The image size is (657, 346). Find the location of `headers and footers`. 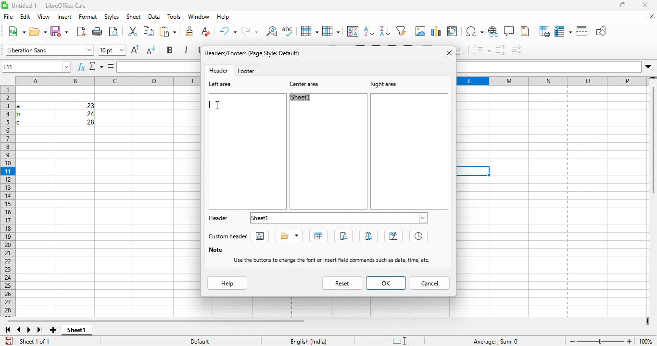

headers and footers is located at coordinates (527, 32).